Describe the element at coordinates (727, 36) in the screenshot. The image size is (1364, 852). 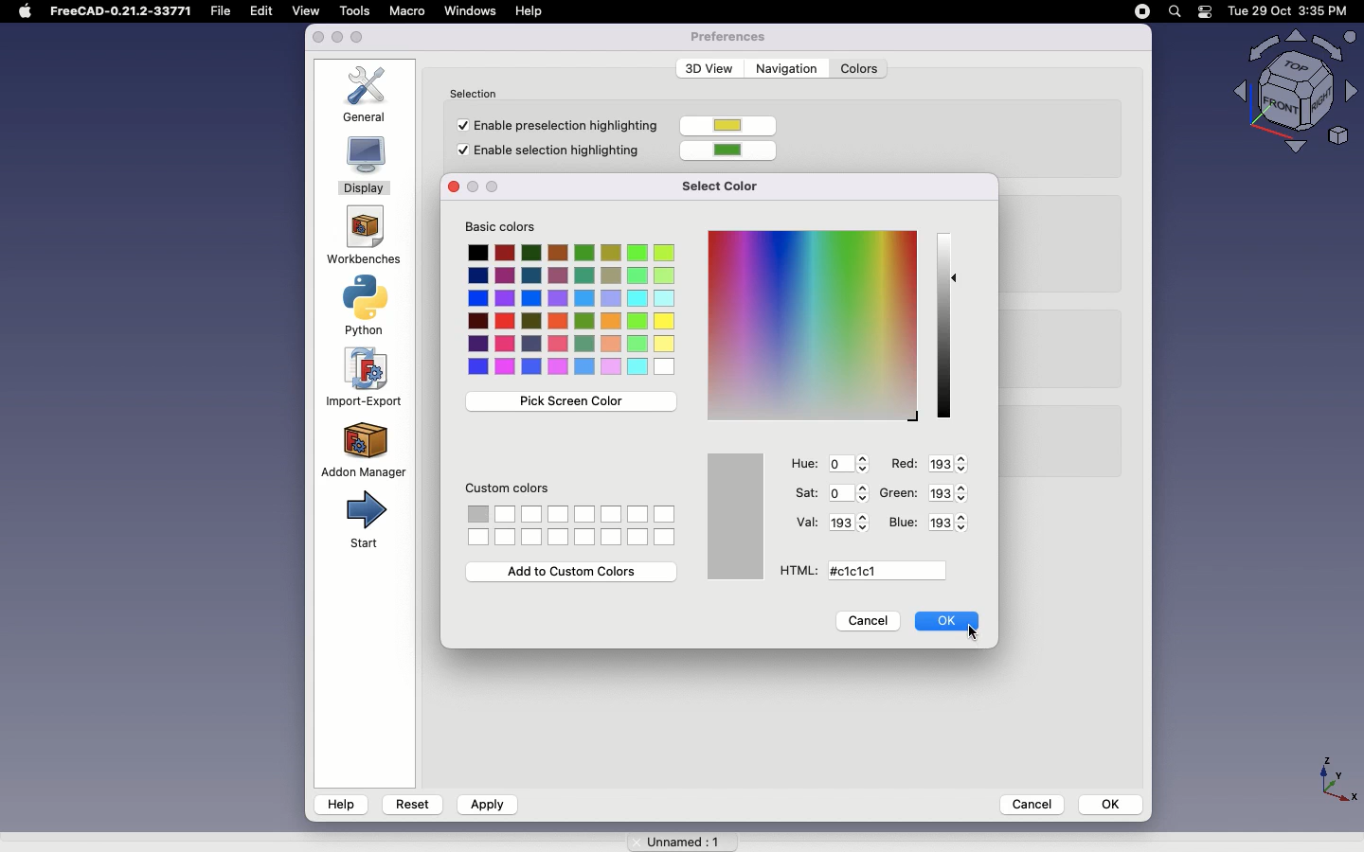
I see `Preferences` at that location.